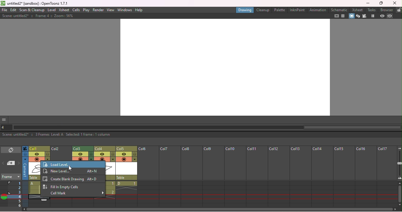  I want to click on Previous memo, so click(4, 164).